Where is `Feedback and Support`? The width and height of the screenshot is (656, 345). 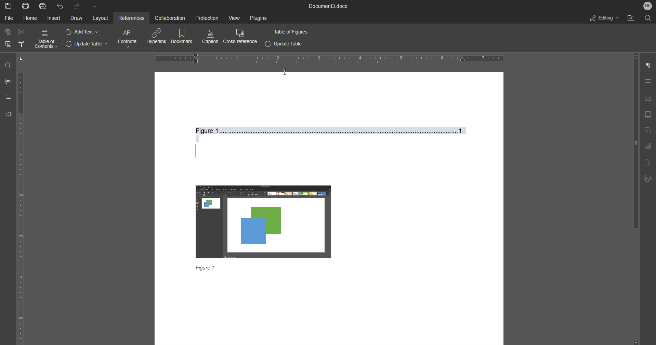 Feedback and Support is located at coordinates (8, 114).